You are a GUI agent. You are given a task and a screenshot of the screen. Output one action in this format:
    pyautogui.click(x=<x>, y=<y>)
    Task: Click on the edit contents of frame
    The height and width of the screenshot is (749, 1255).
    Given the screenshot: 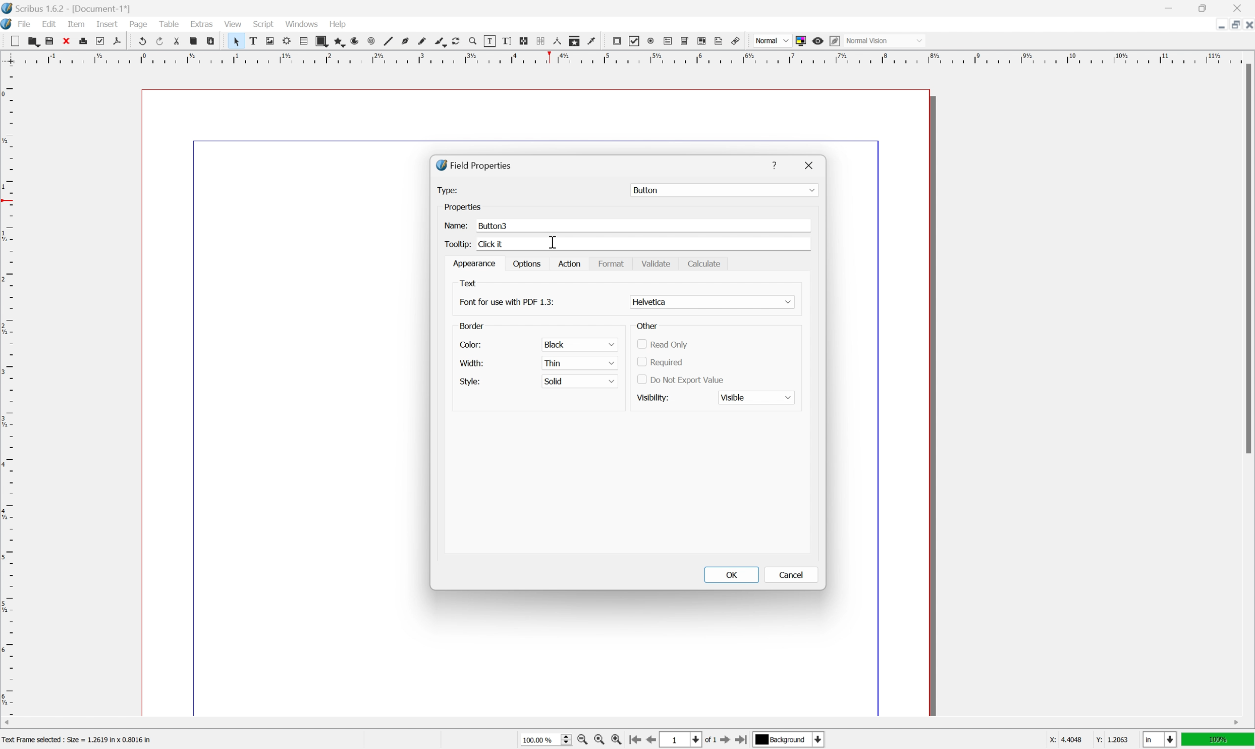 What is the action you would take?
    pyautogui.click(x=490, y=40)
    